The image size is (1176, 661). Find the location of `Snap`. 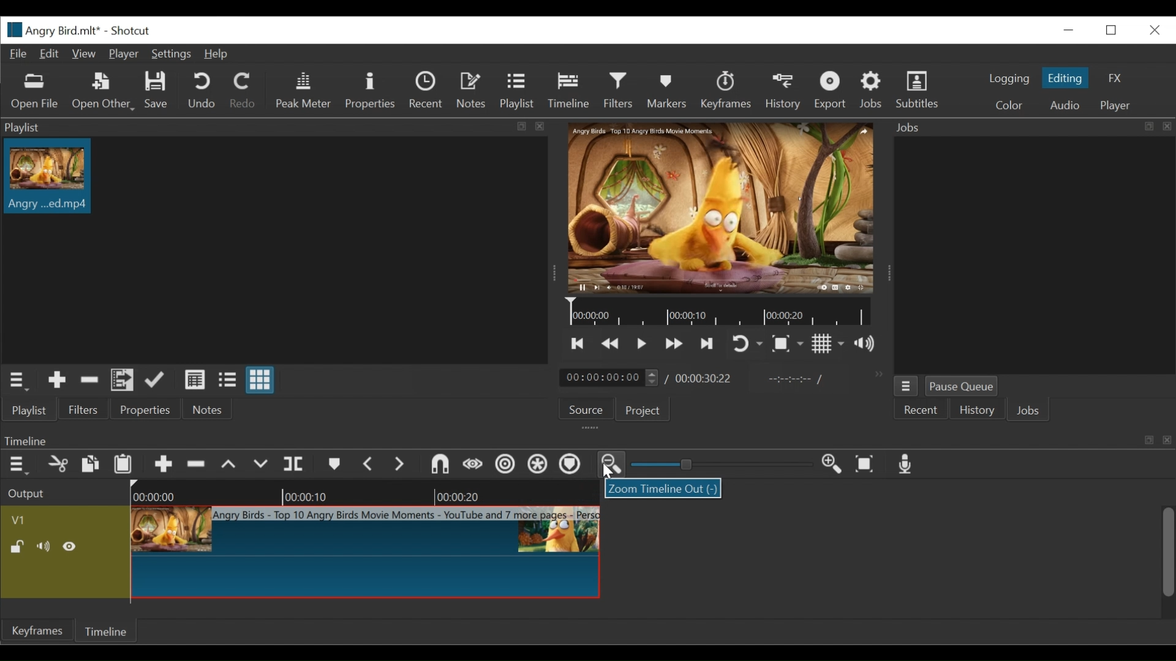

Snap is located at coordinates (536, 465).